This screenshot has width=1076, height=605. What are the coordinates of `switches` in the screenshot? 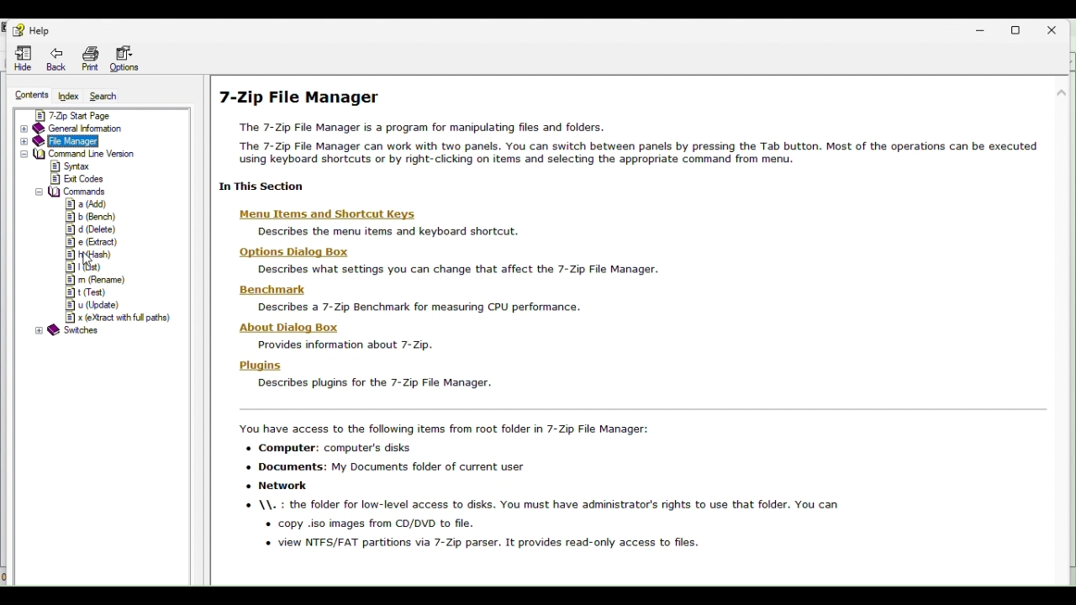 It's located at (67, 332).